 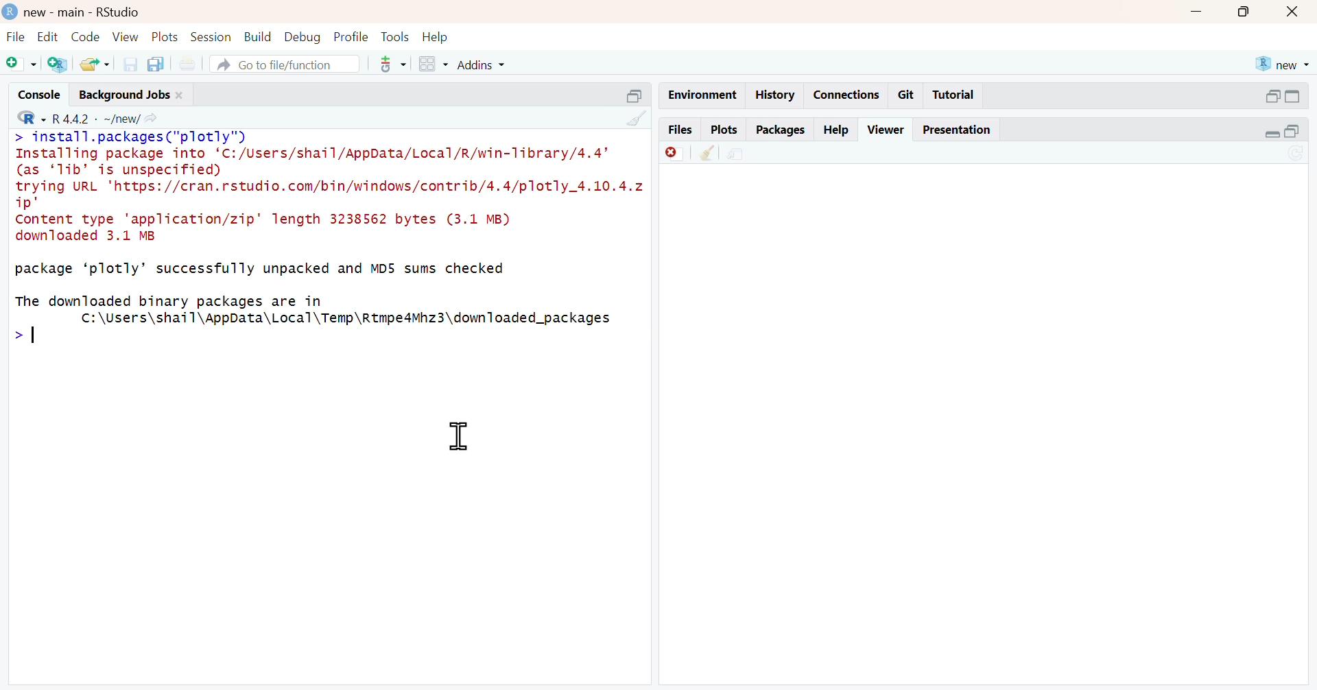 What do you see at coordinates (1197, 10) in the screenshot?
I see `minimize` at bounding box center [1197, 10].